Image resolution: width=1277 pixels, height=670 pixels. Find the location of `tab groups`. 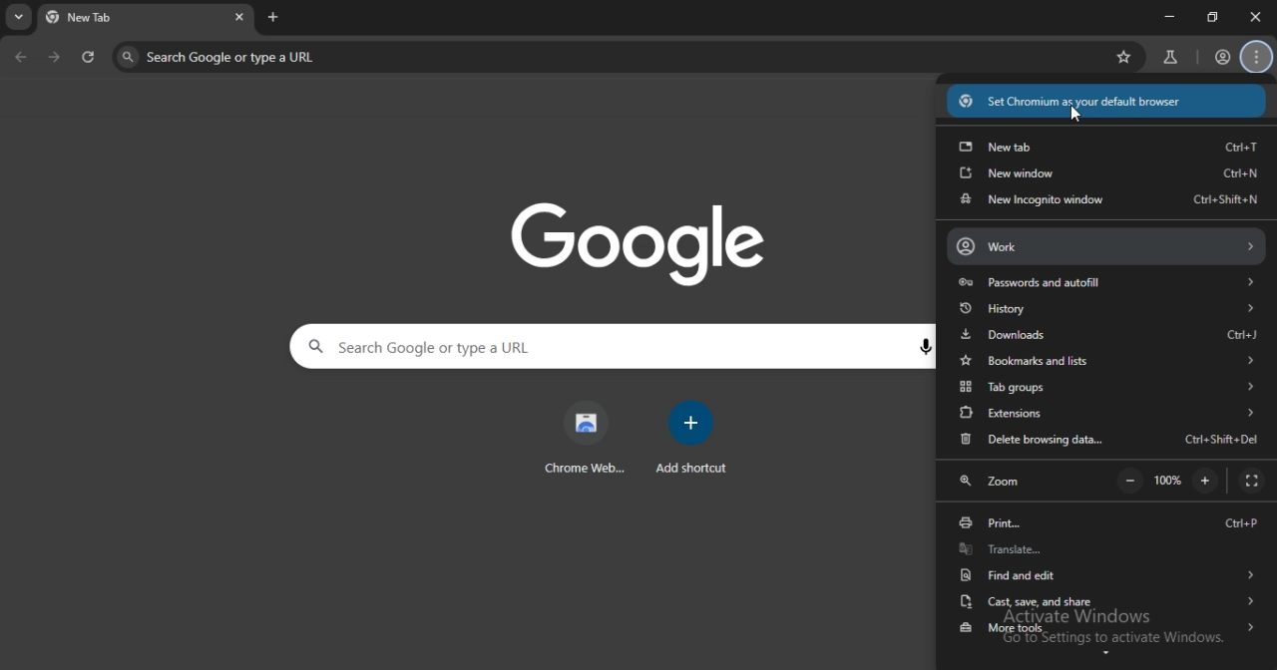

tab groups is located at coordinates (1108, 387).